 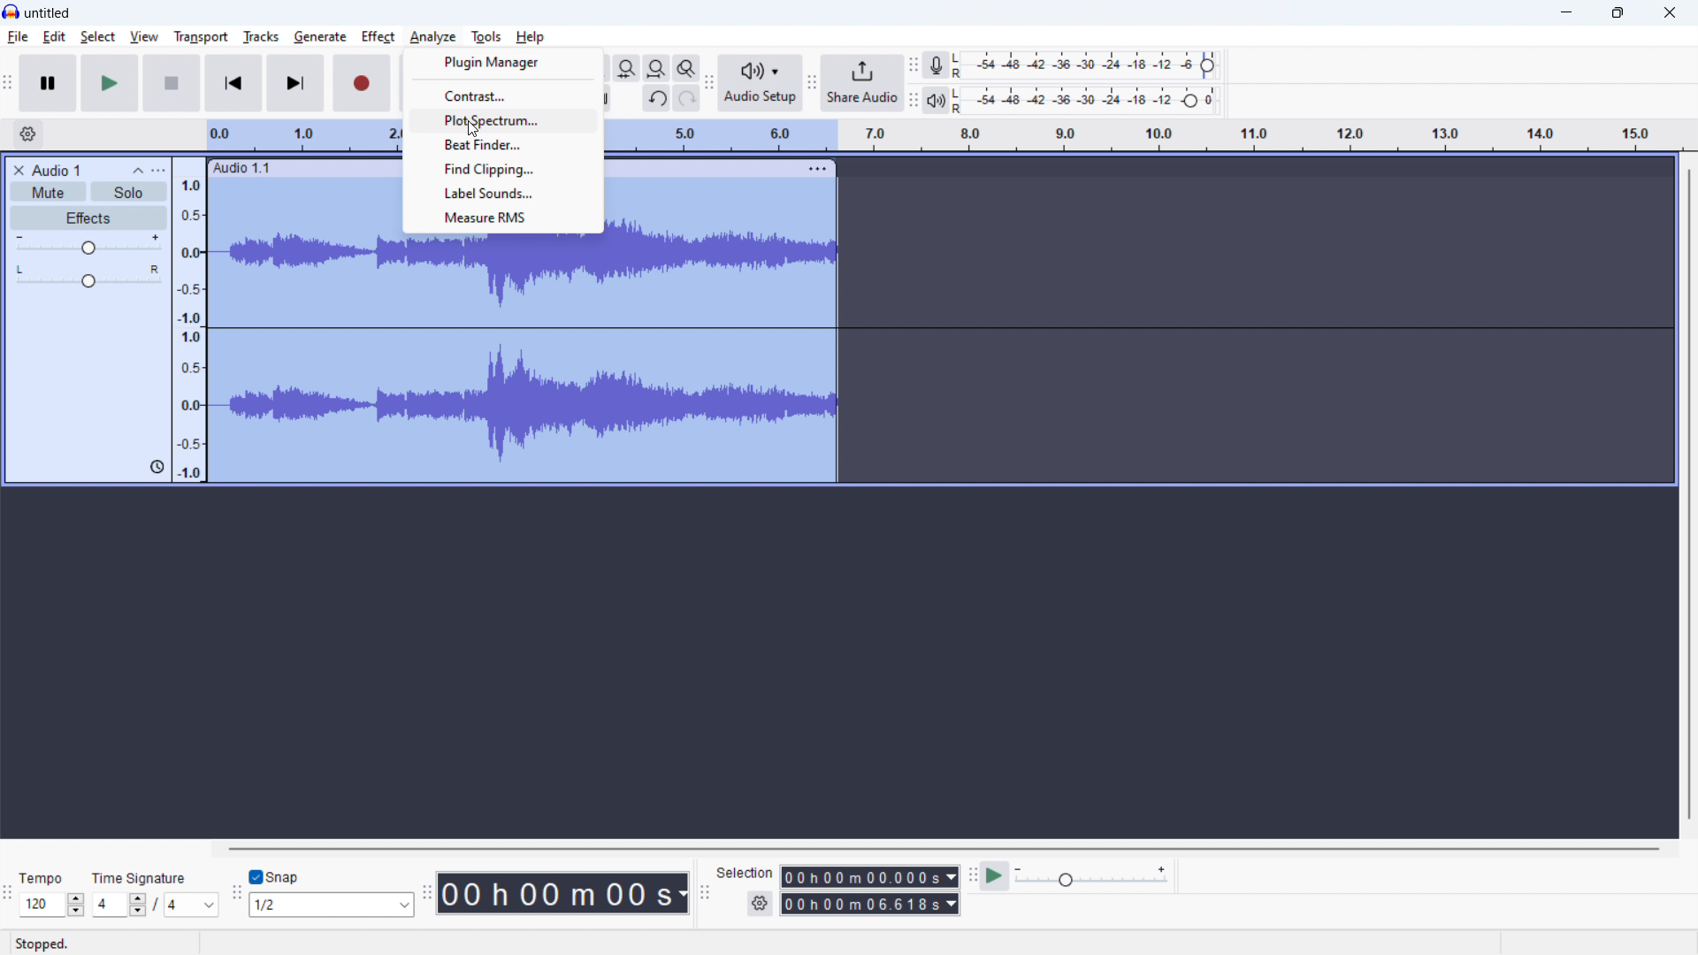 What do you see at coordinates (320, 37) in the screenshot?
I see `generate` at bounding box center [320, 37].